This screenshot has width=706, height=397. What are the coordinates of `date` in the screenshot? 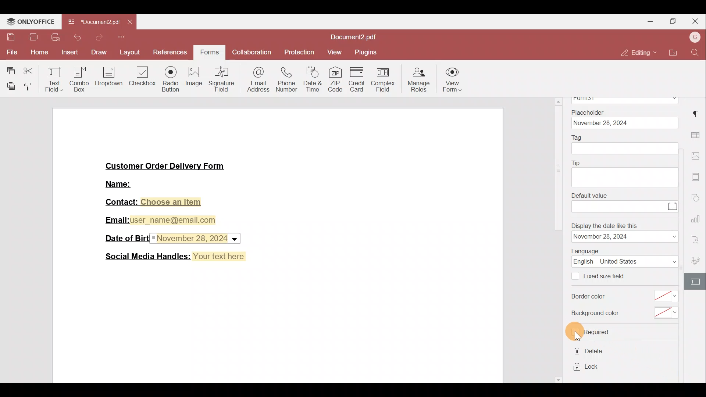 It's located at (624, 123).